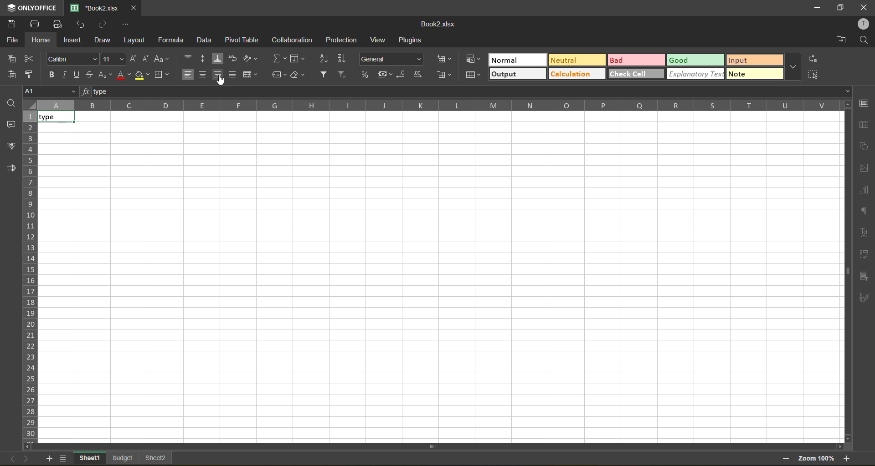 This screenshot has width=875, height=466. I want to click on pivot table, so click(242, 40).